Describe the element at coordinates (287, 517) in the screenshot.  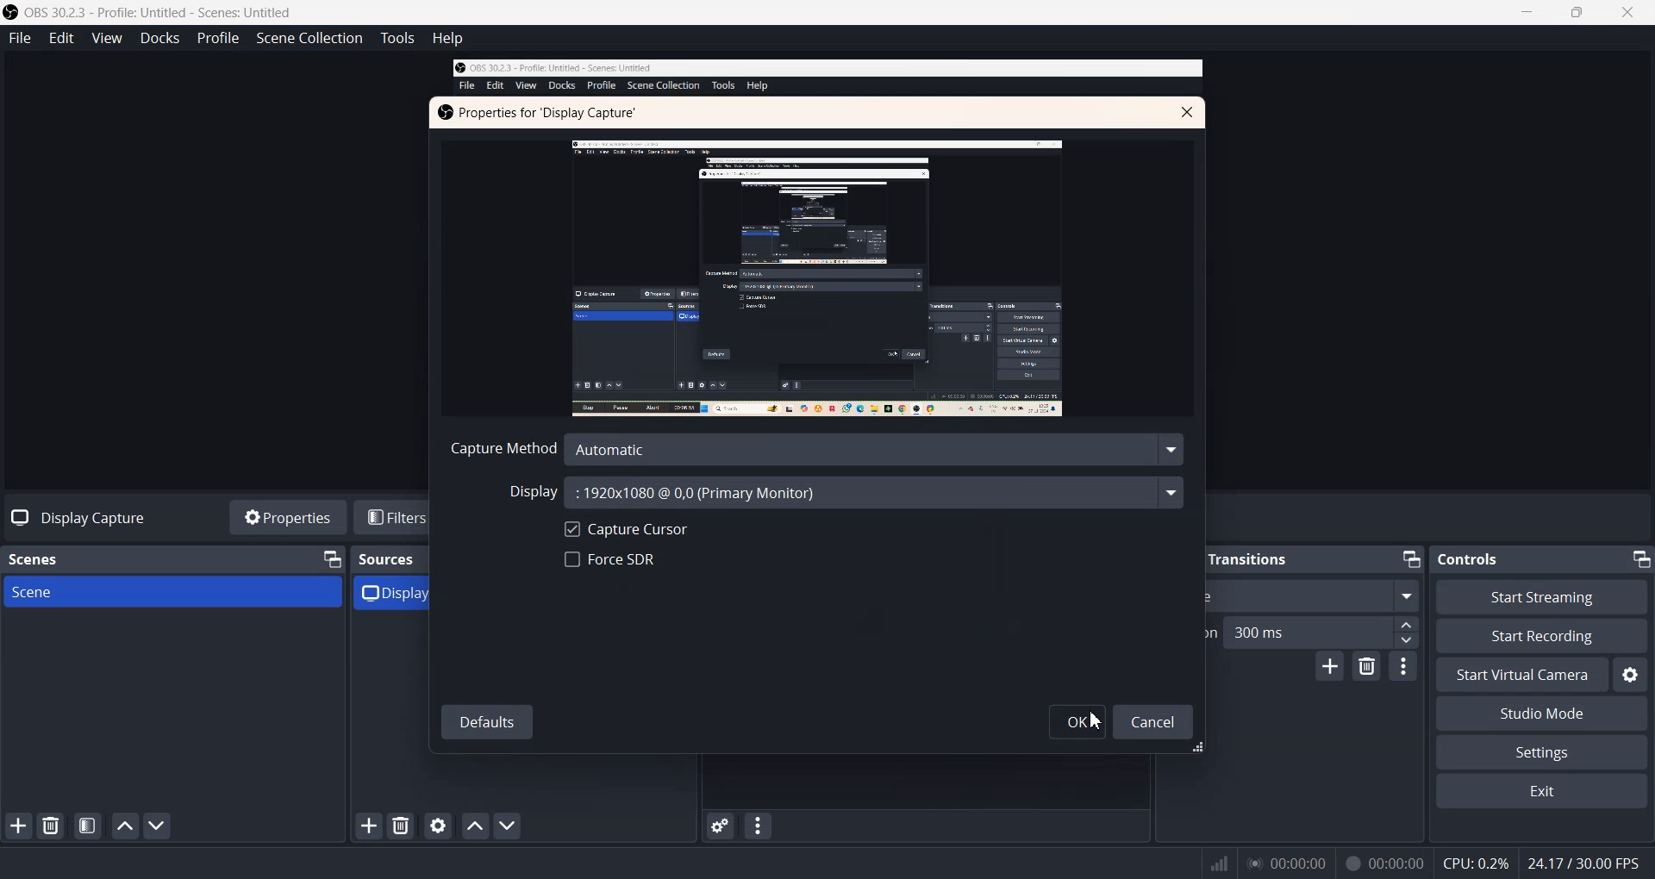
I see `Properties` at that location.